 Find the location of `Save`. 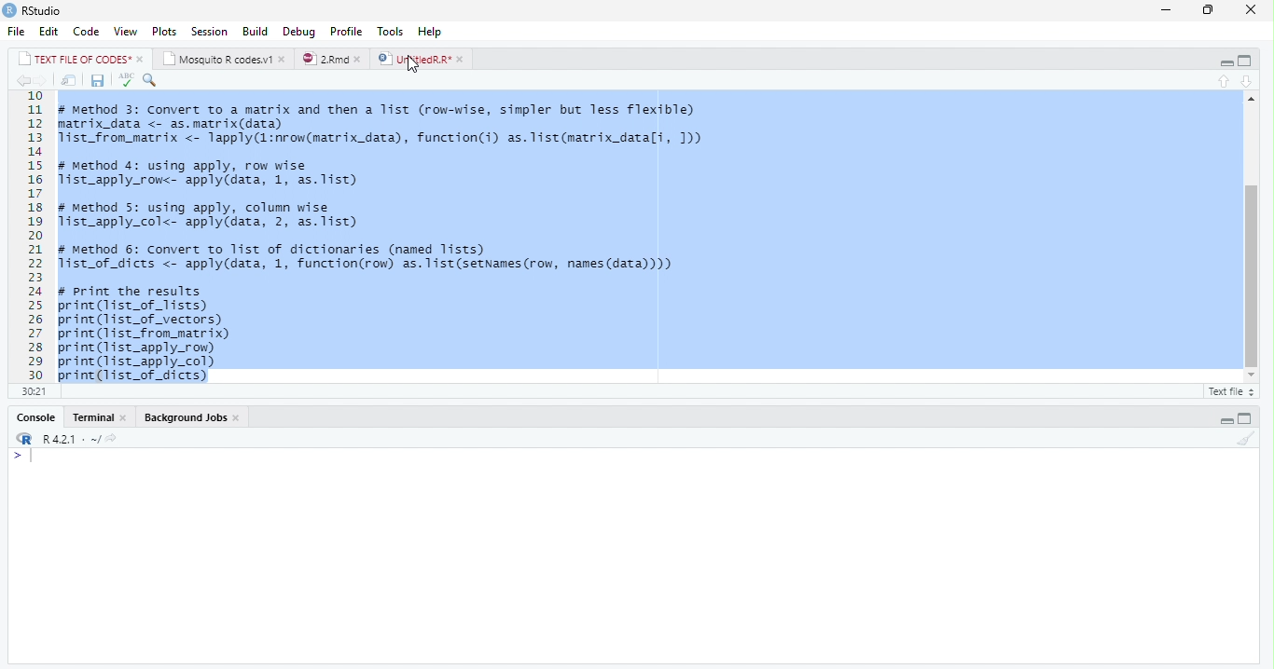

Save is located at coordinates (96, 81).